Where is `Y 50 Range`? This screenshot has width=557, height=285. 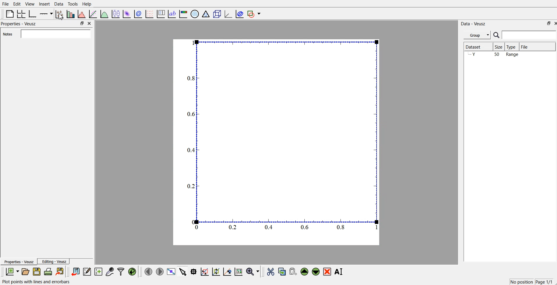
Y 50 Range is located at coordinates (494, 55).